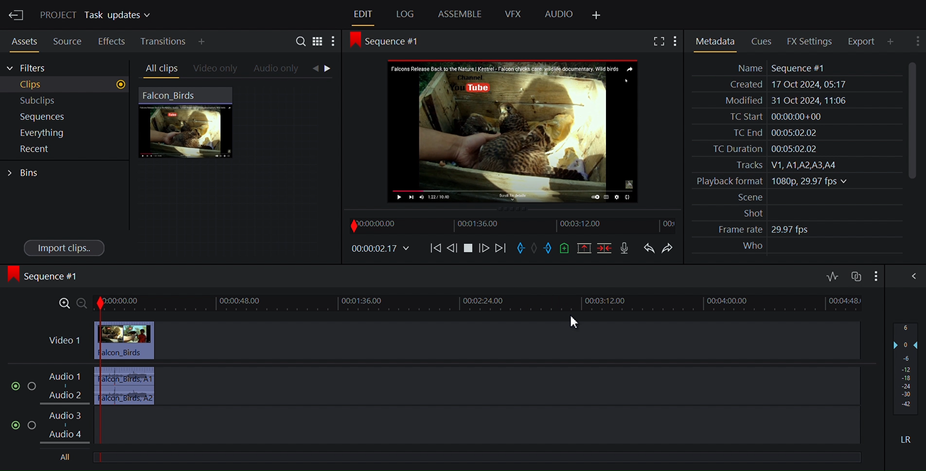 The height and width of the screenshot is (471, 926). What do you see at coordinates (909, 275) in the screenshot?
I see `Show/Hide Full audio mix` at bounding box center [909, 275].